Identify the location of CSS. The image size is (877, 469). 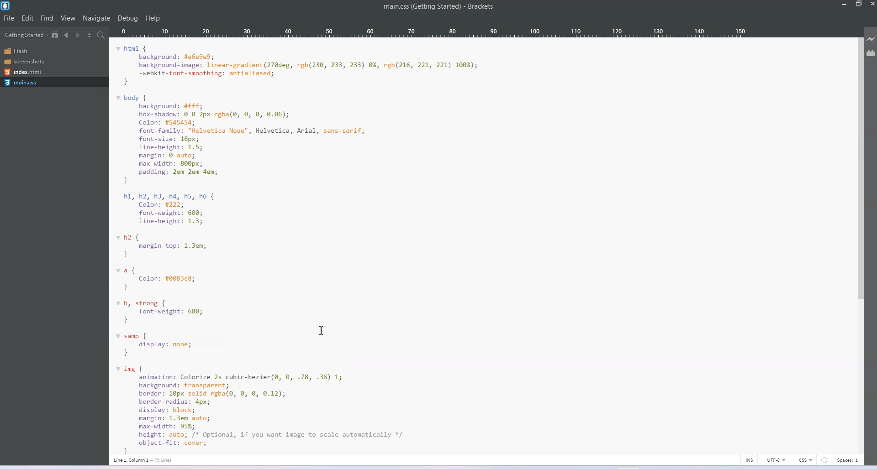
(806, 459).